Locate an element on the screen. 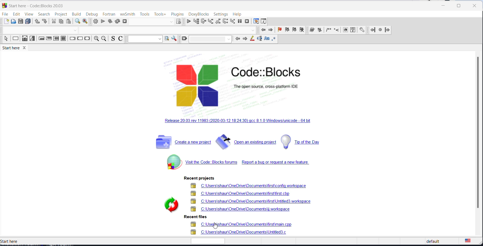  file is located at coordinates (6, 14).